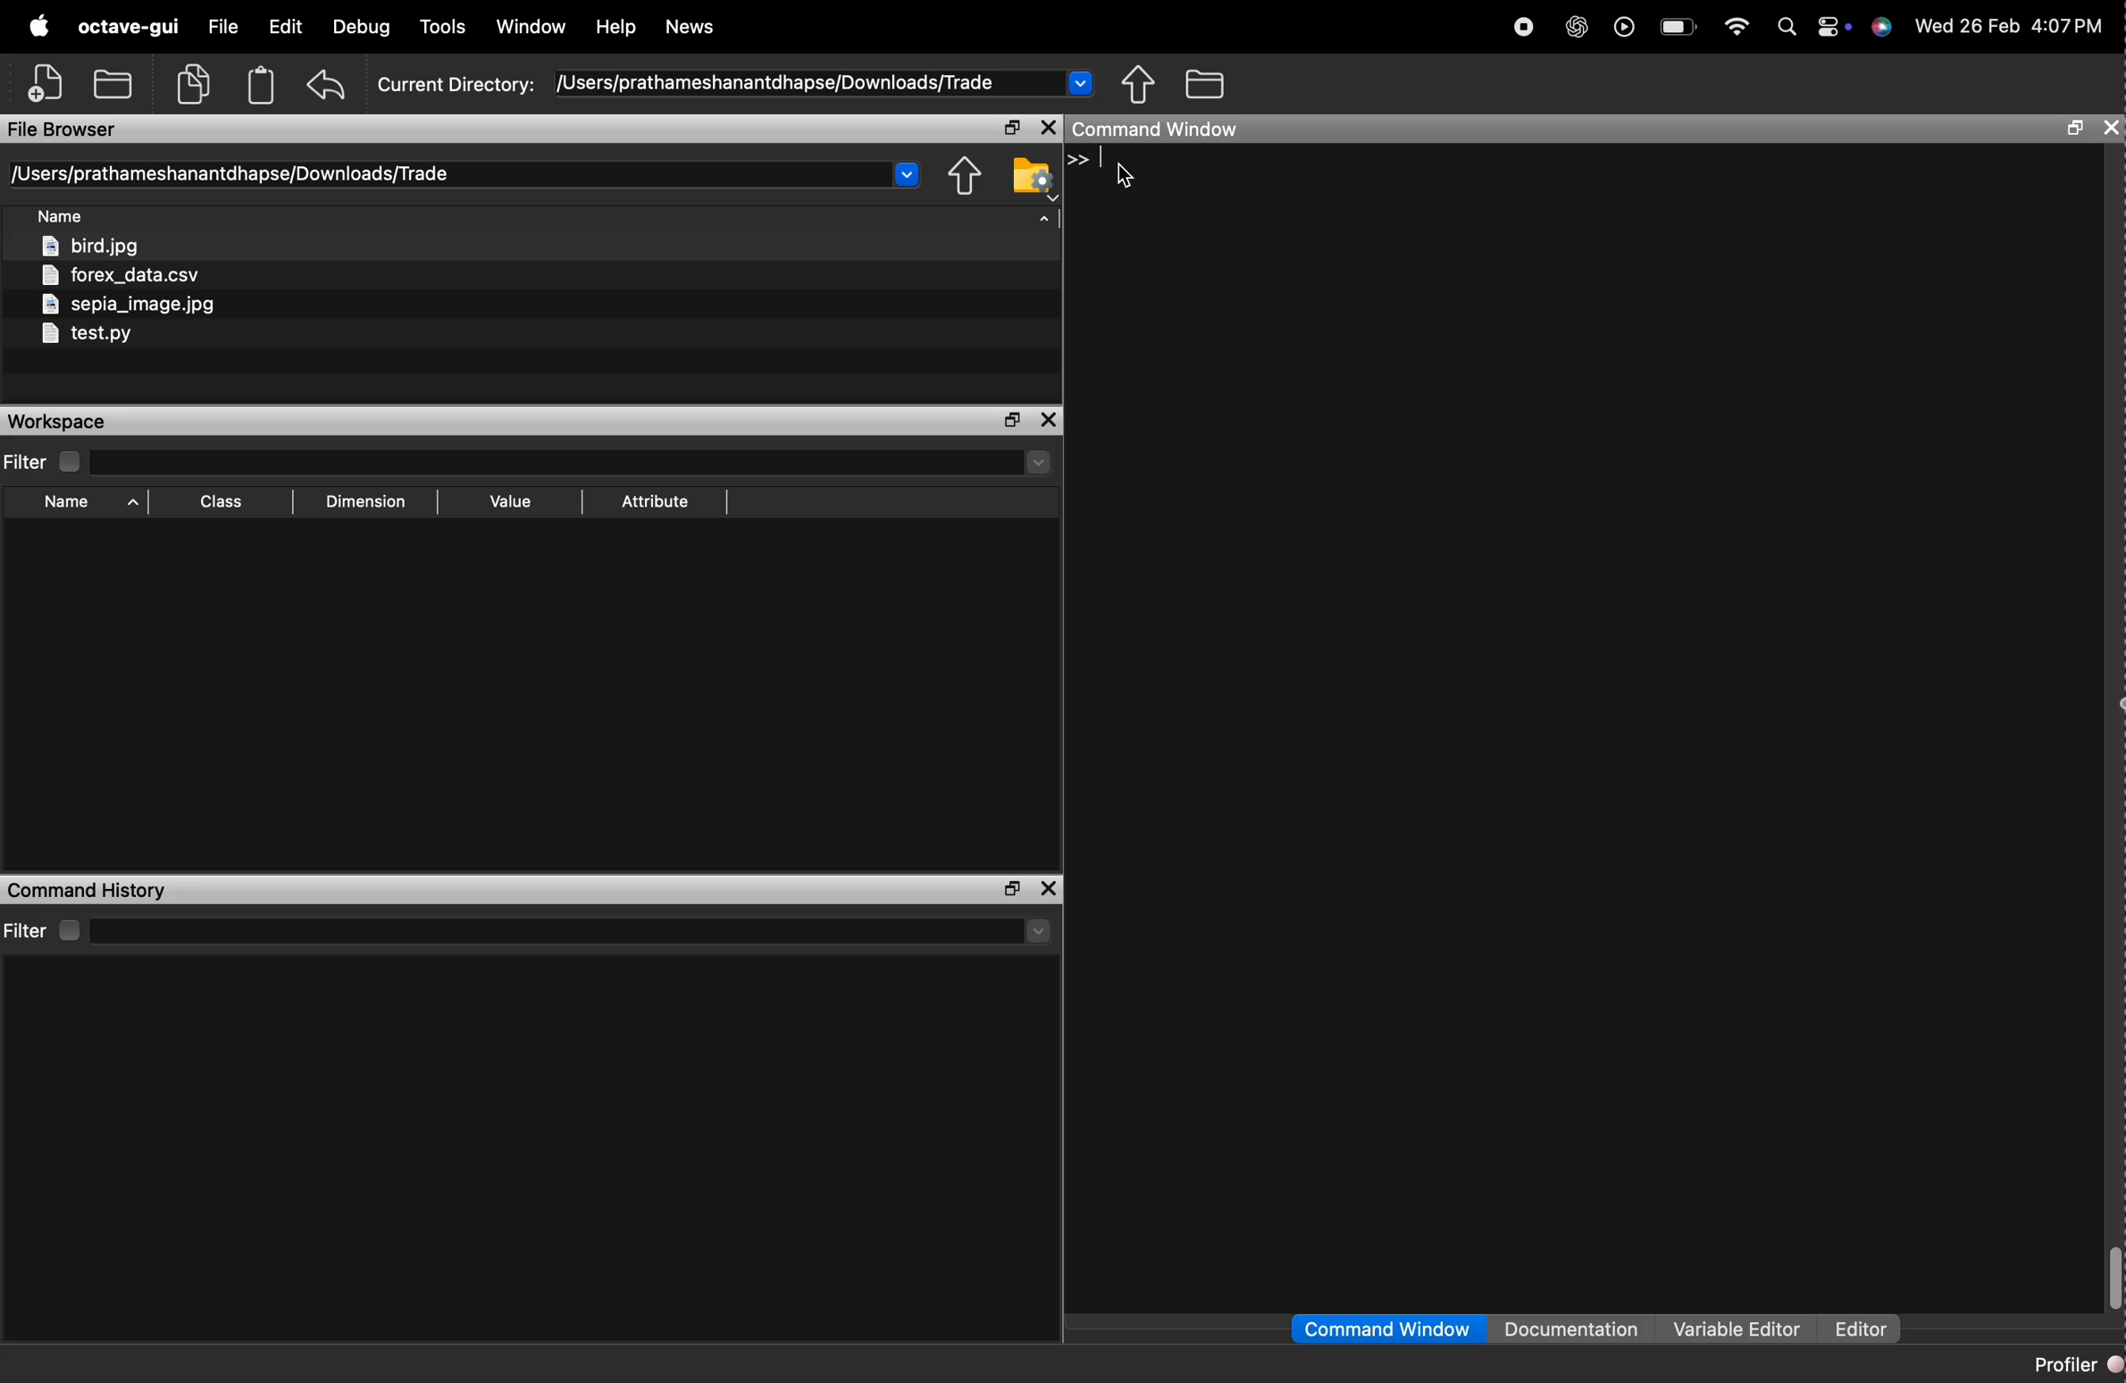 The height and width of the screenshot is (1383, 2126). I want to click on chatgpt, so click(1577, 28).